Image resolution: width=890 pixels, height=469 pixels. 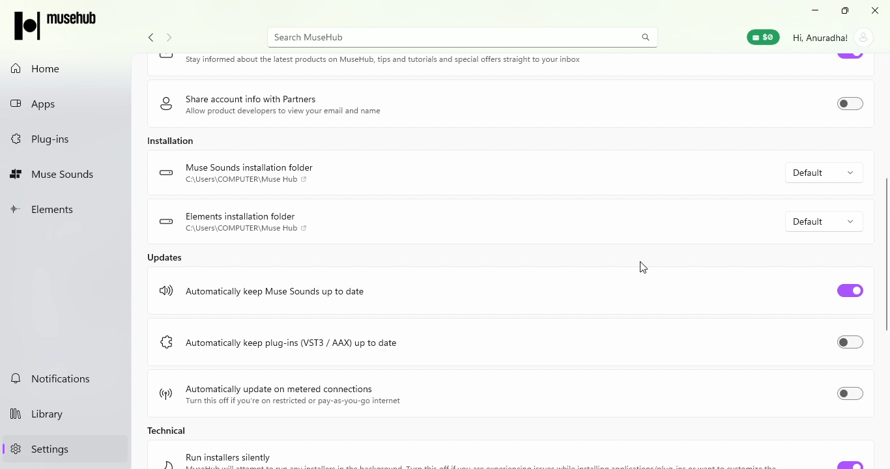 What do you see at coordinates (164, 392) in the screenshot?
I see `logo` at bounding box center [164, 392].